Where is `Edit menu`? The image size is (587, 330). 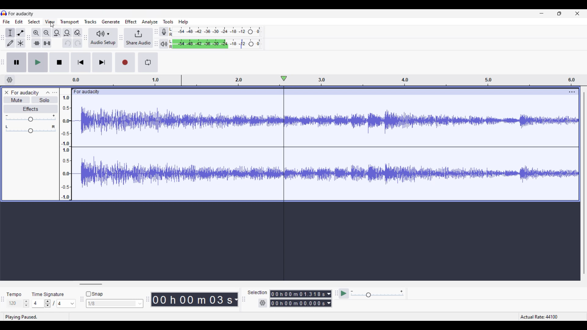 Edit menu is located at coordinates (19, 21).